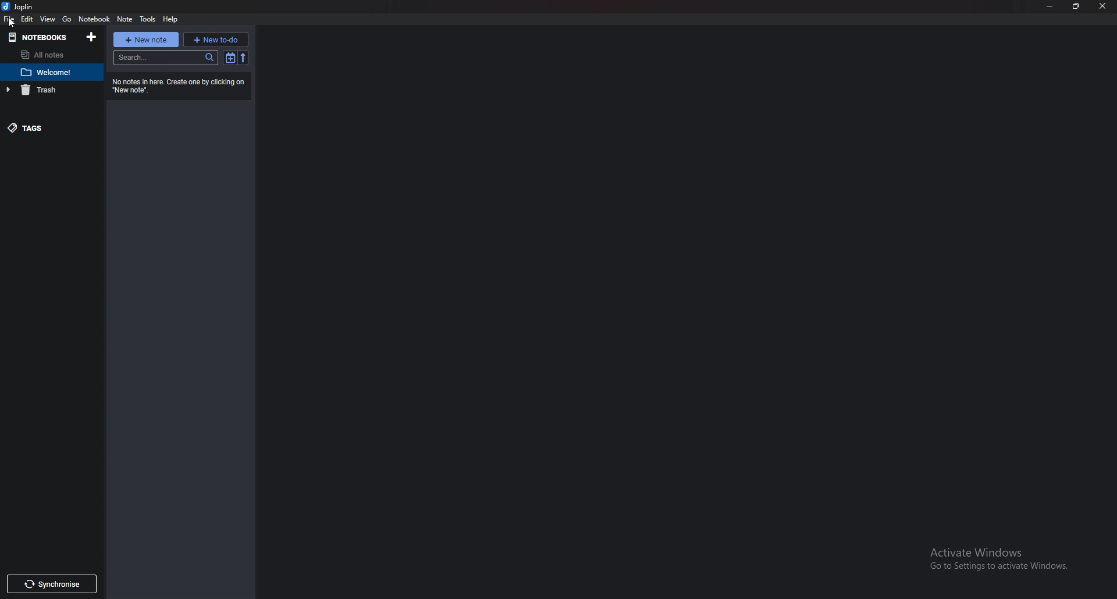  What do you see at coordinates (44, 91) in the screenshot?
I see `trash` at bounding box center [44, 91].